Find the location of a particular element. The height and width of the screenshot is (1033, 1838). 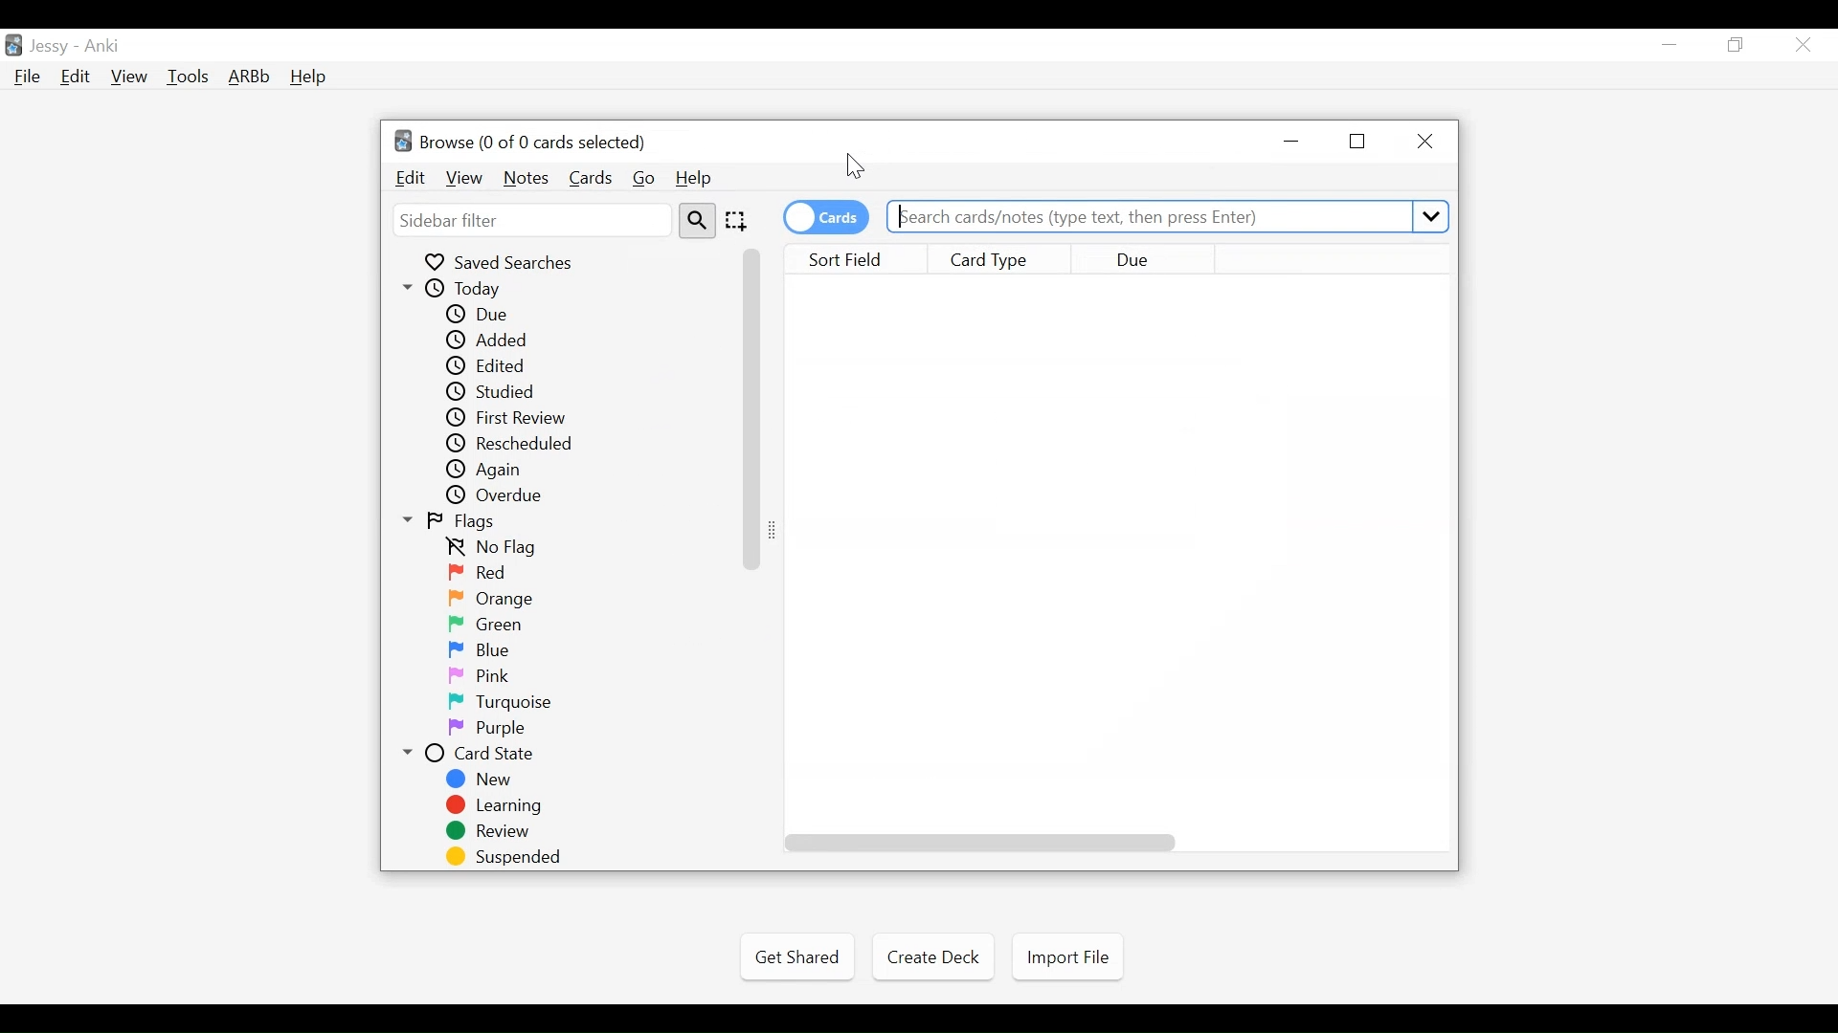

Orange is located at coordinates (490, 599).